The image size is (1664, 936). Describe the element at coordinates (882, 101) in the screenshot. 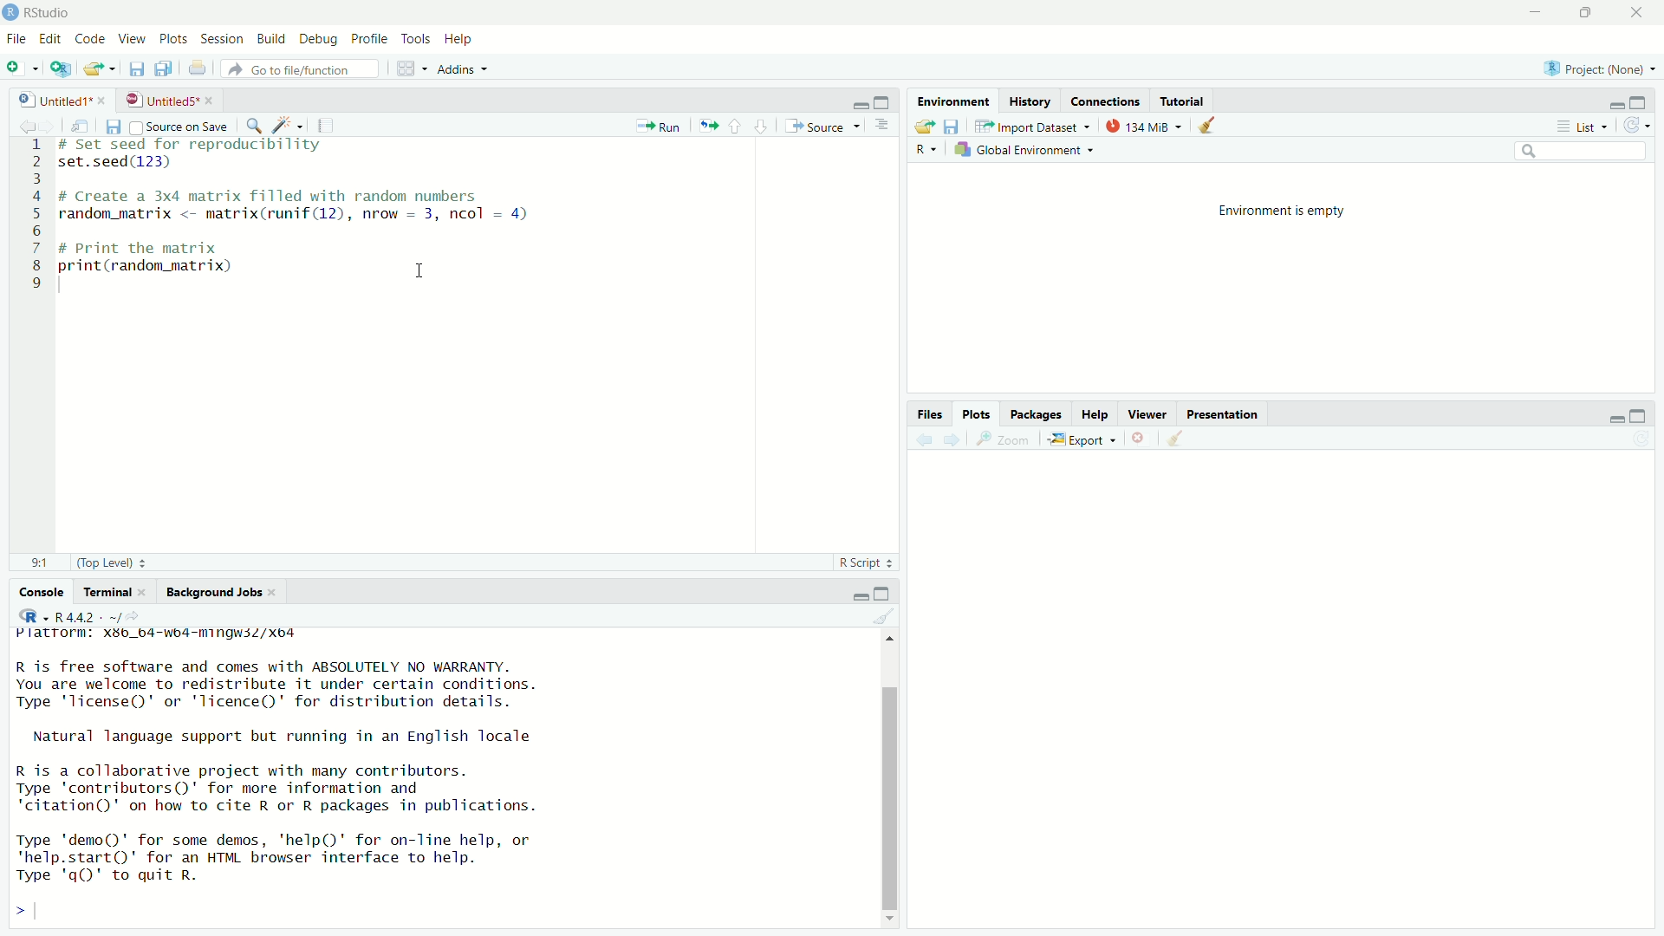

I see `maximise` at that location.